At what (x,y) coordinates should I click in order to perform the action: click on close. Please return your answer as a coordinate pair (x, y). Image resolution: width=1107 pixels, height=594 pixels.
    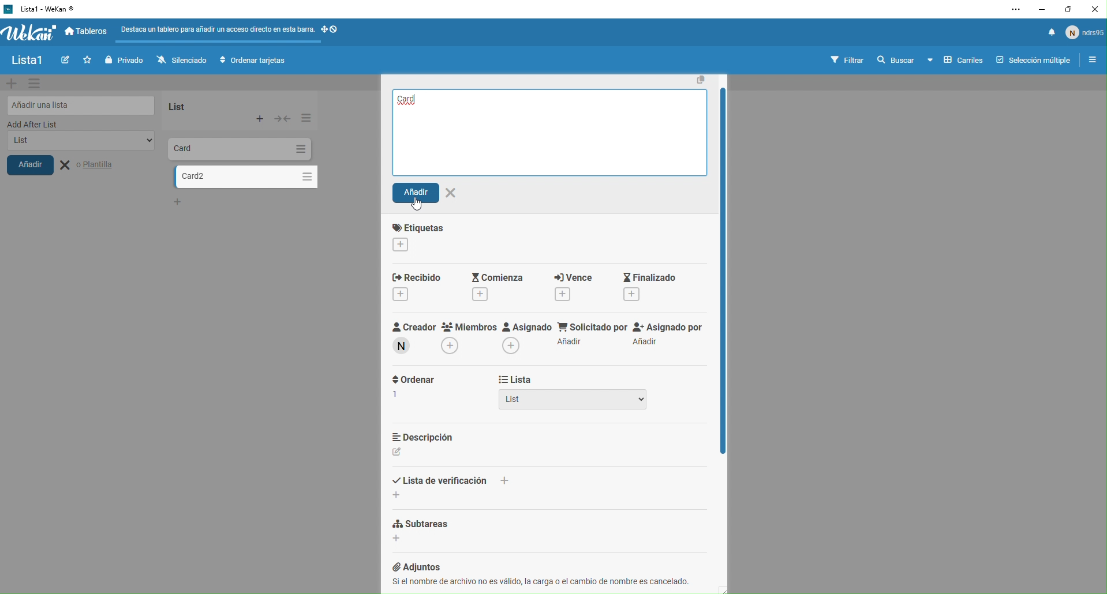
    Looking at the image, I should click on (1095, 9).